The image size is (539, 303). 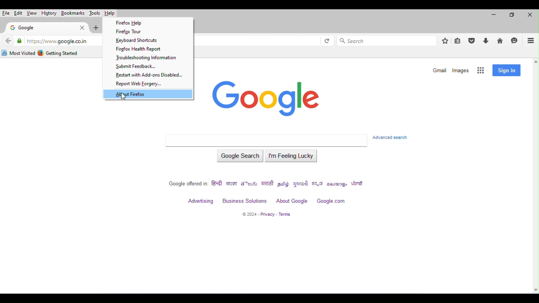 I want to click on firefox help, so click(x=129, y=22).